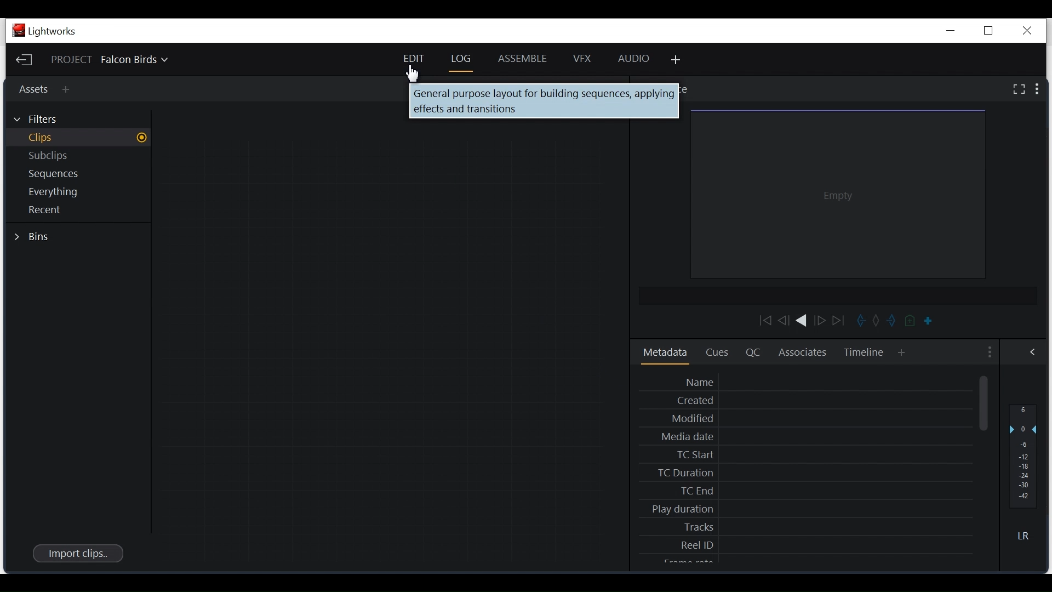 This screenshot has width=1052, height=592. I want to click on Show settings menu, so click(988, 353).